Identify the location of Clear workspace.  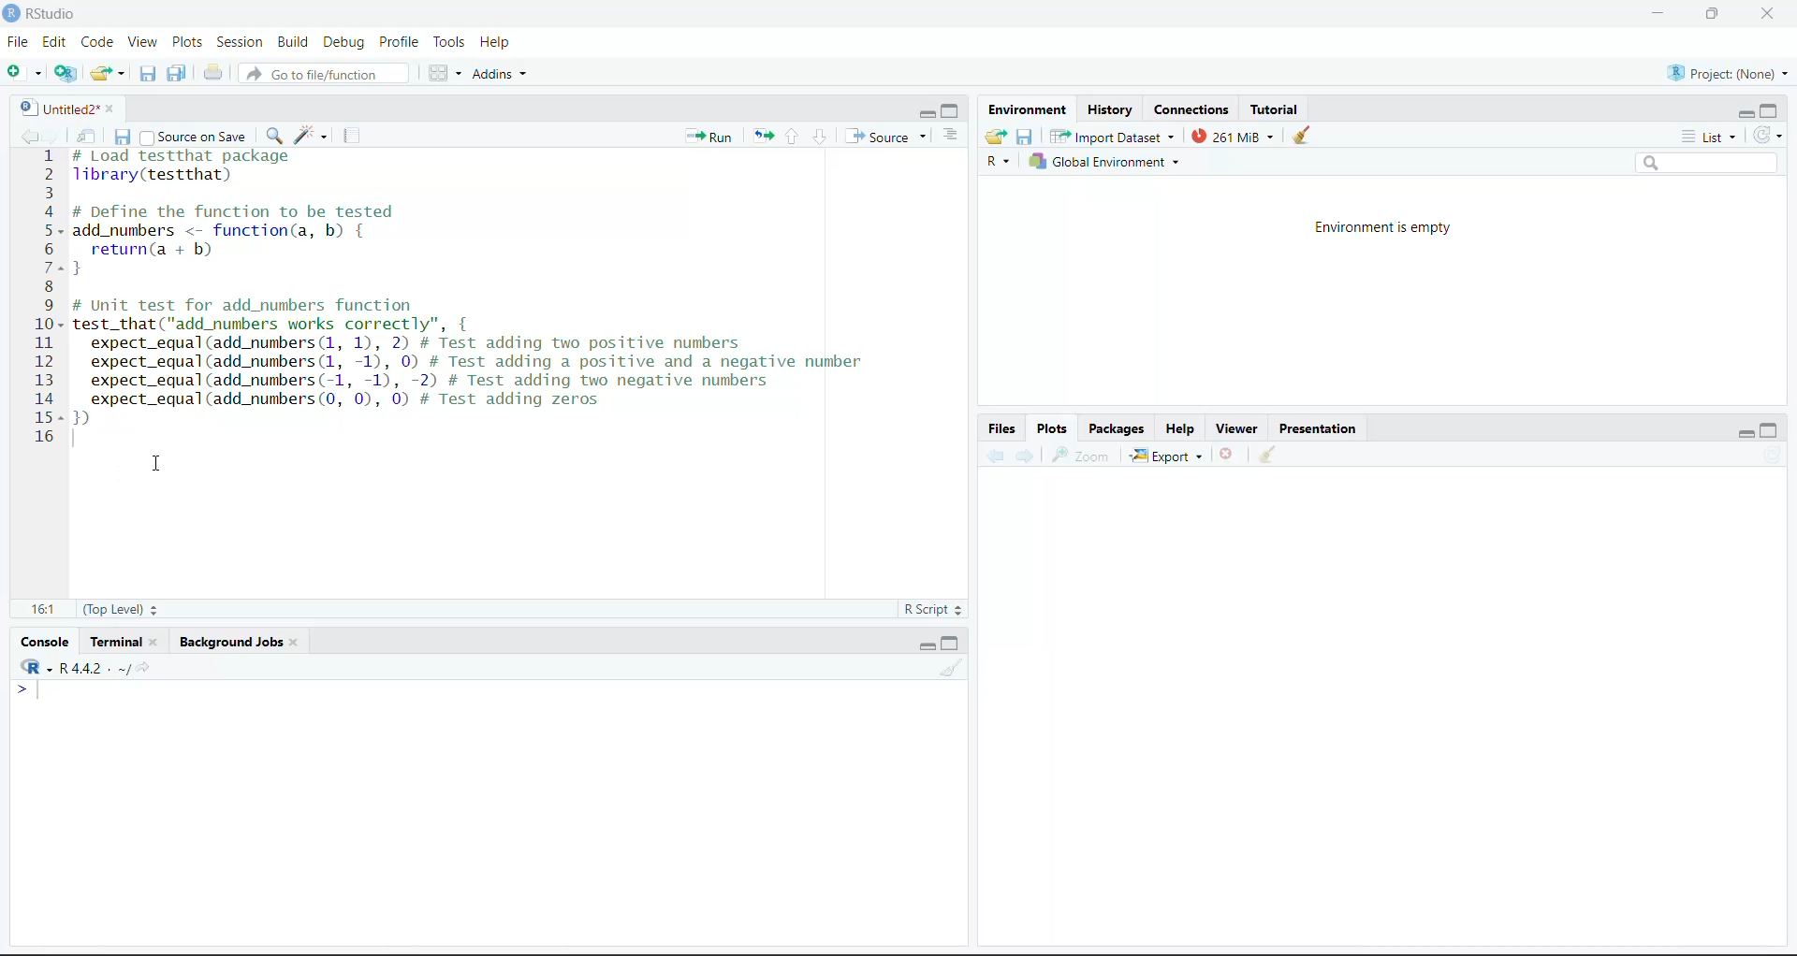
(1267, 454).